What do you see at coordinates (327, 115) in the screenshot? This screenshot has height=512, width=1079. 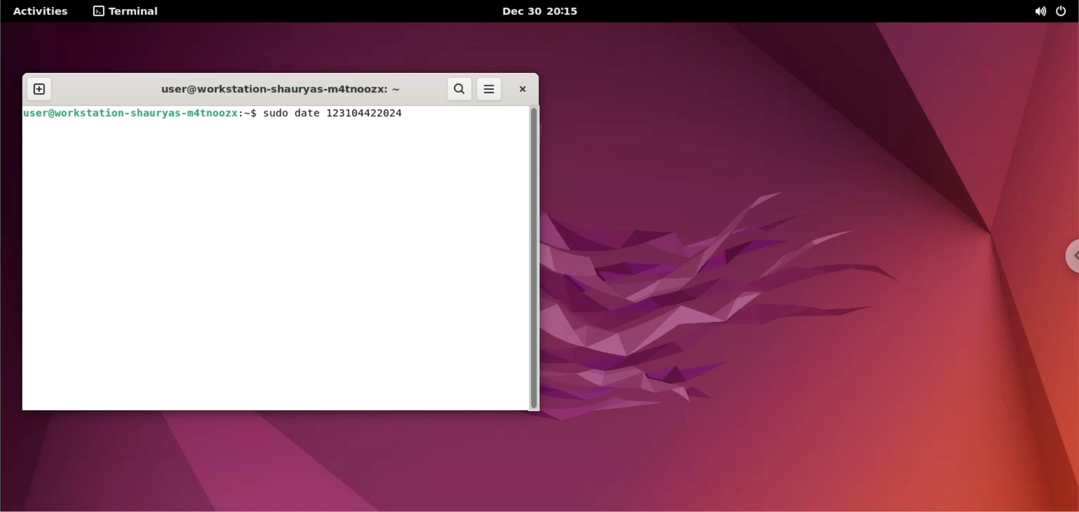 I see `~$ sudo date 123104422024` at bounding box center [327, 115].